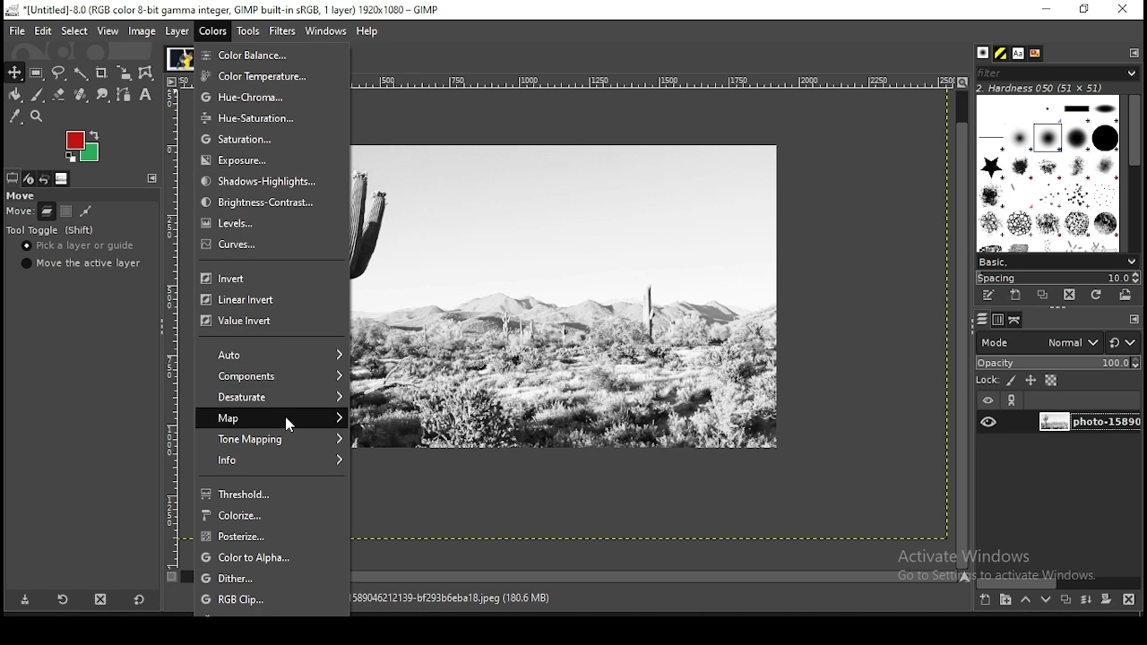 The width and height of the screenshot is (1147, 645). What do you see at coordinates (324, 30) in the screenshot?
I see `windows` at bounding box center [324, 30].